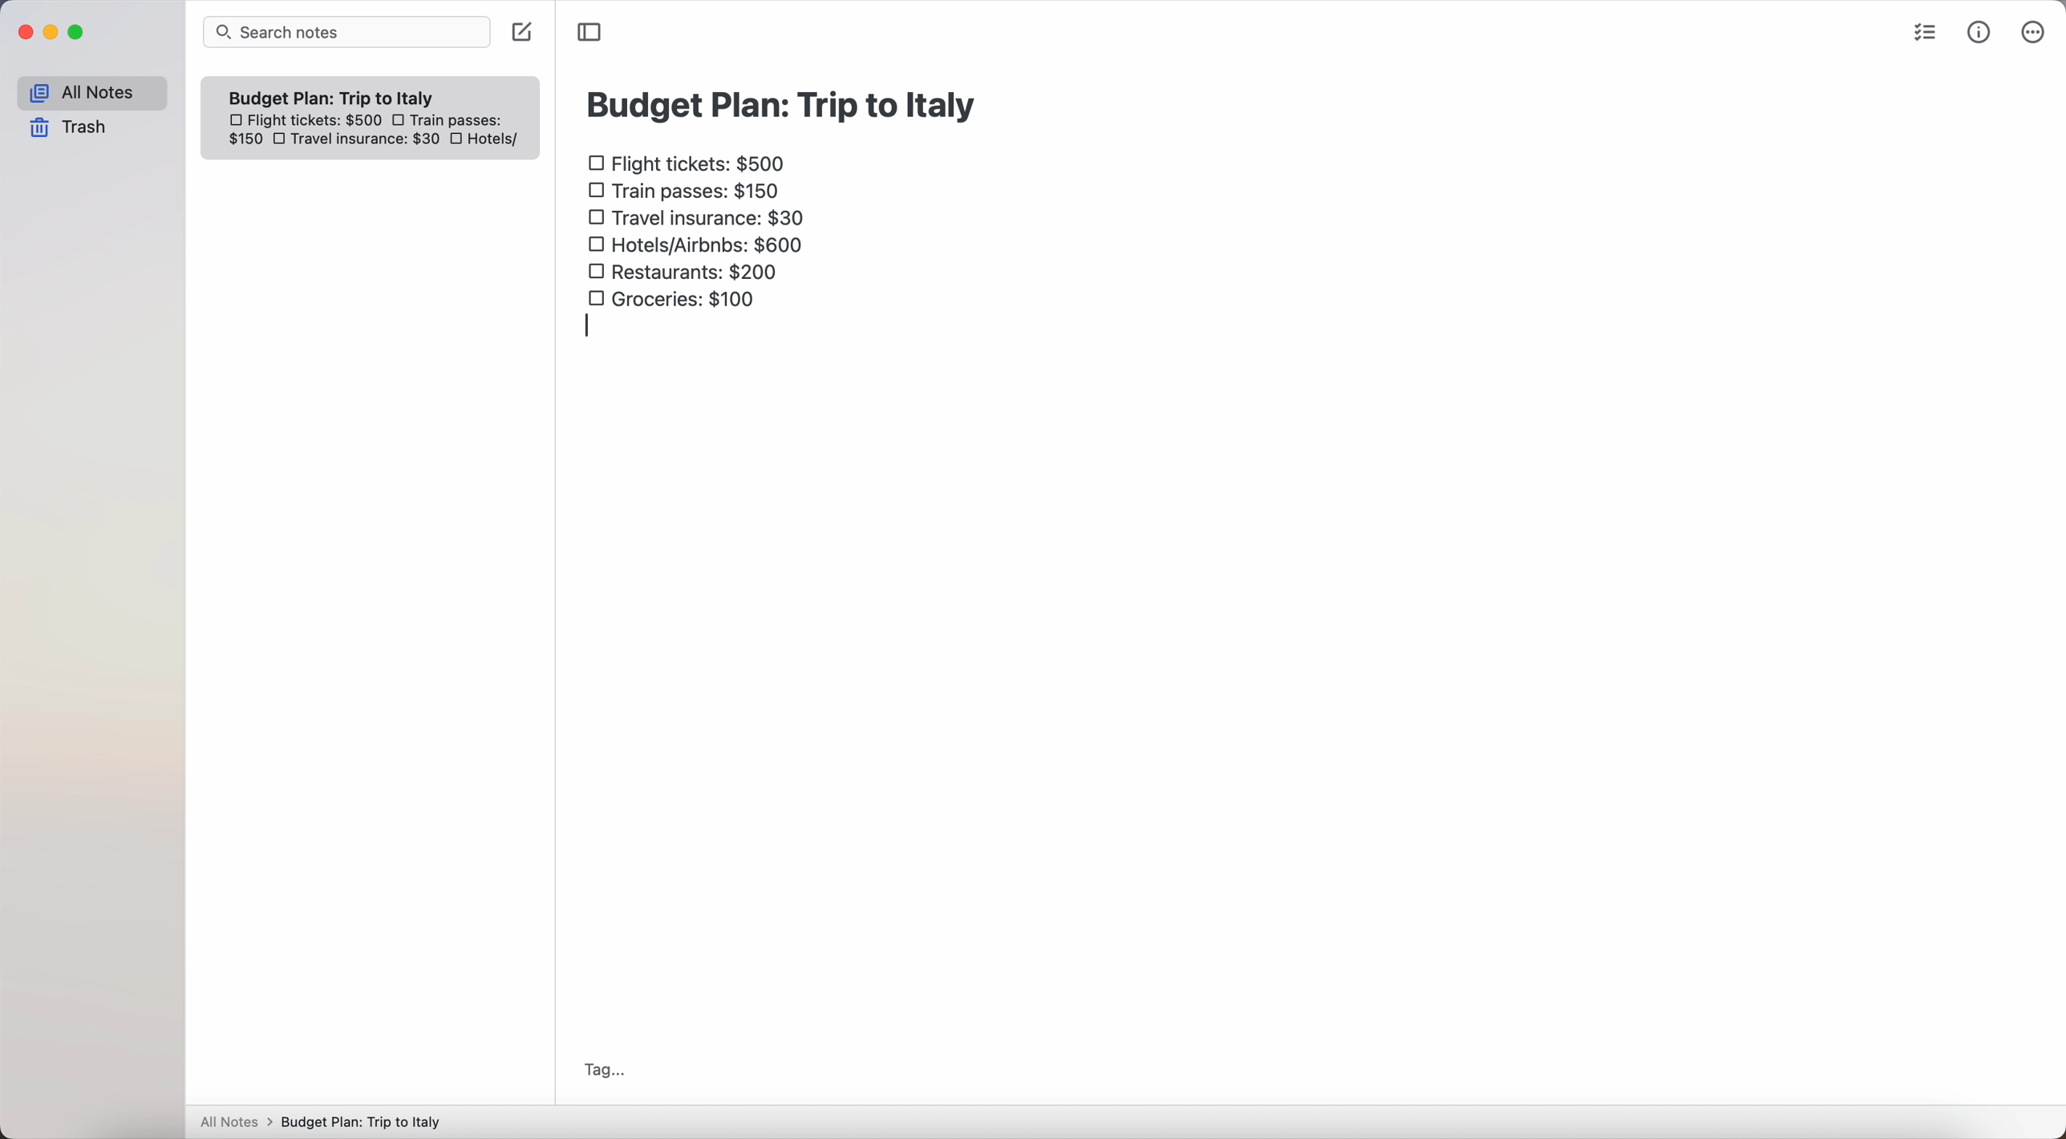 The height and width of the screenshot is (1139, 2066). I want to click on checkbox, so click(402, 120).